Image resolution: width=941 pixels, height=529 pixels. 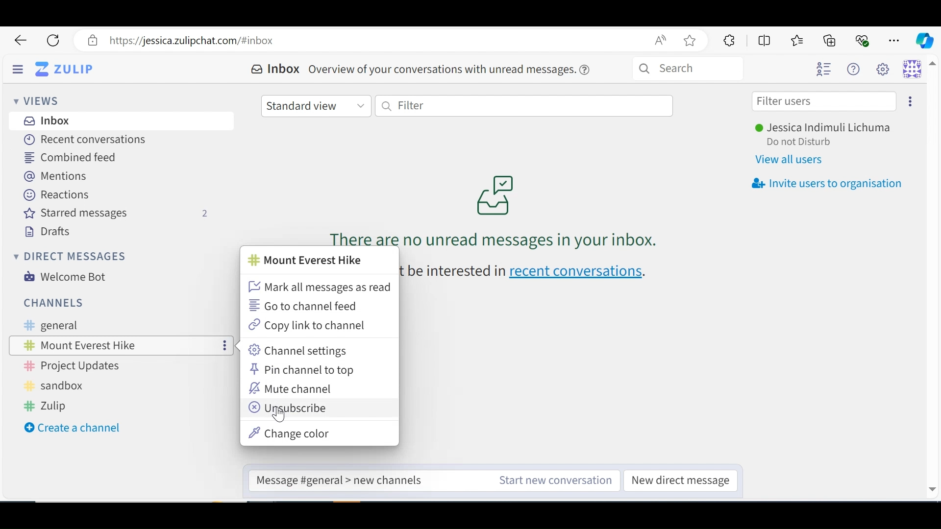 What do you see at coordinates (295, 387) in the screenshot?
I see `Mute Channel` at bounding box center [295, 387].